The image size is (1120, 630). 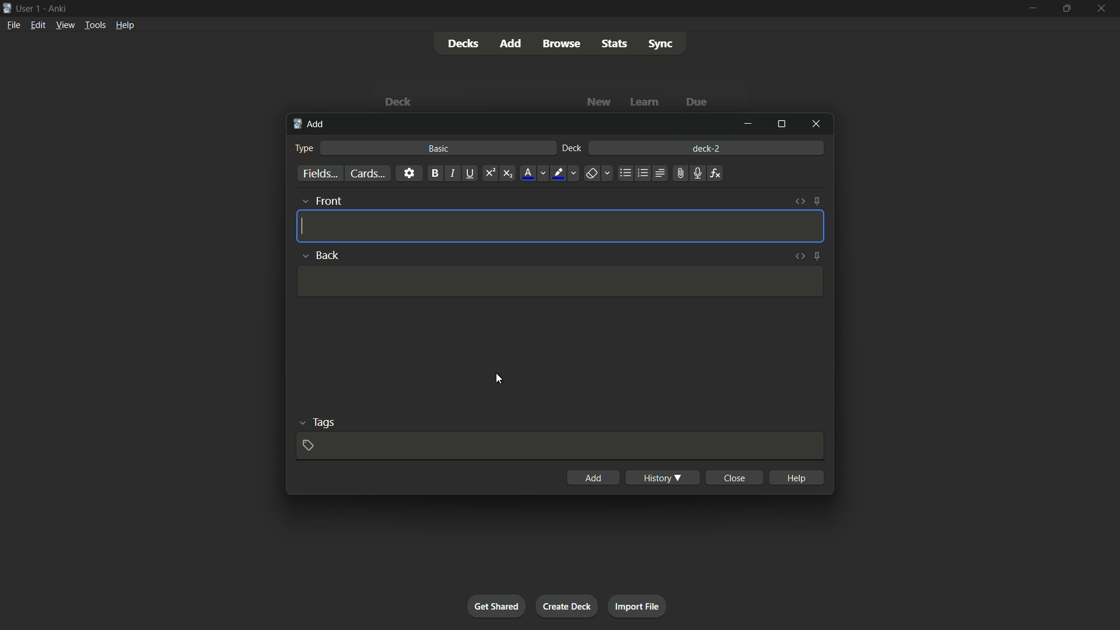 I want to click on toggle sticky, so click(x=818, y=202).